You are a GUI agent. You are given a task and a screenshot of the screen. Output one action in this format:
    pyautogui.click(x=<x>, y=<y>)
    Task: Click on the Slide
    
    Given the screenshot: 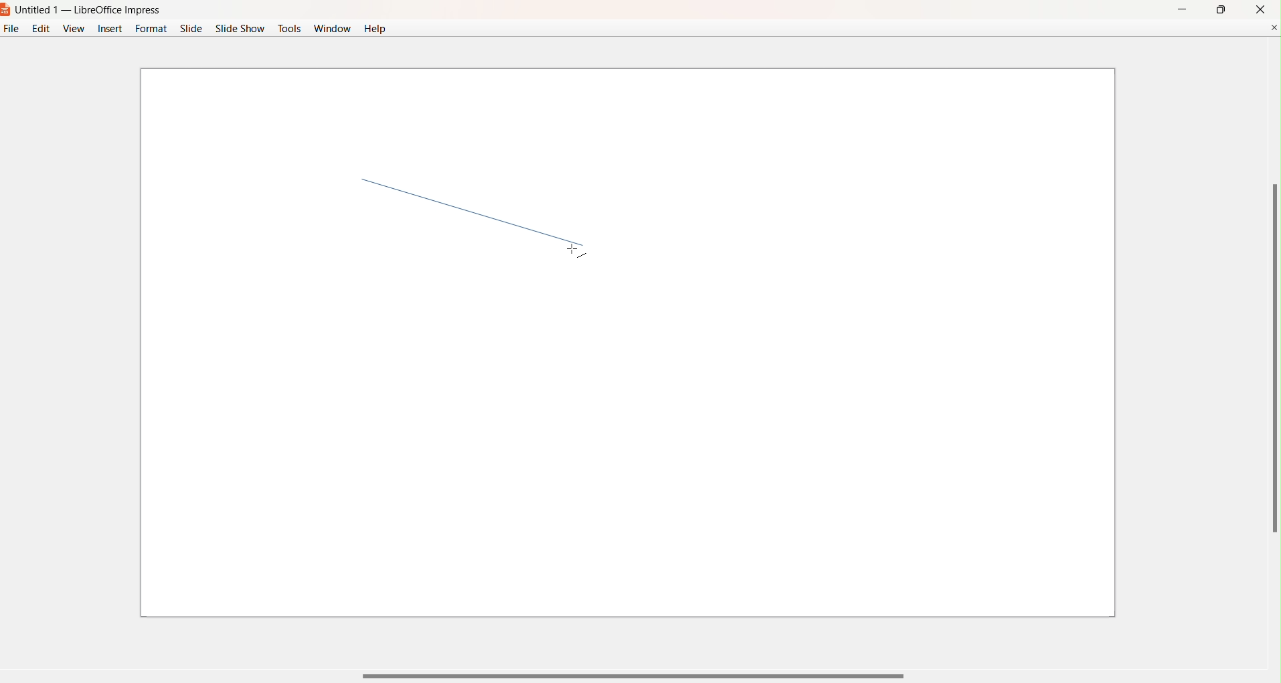 What is the action you would take?
    pyautogui.click(x=191, y=29)
    